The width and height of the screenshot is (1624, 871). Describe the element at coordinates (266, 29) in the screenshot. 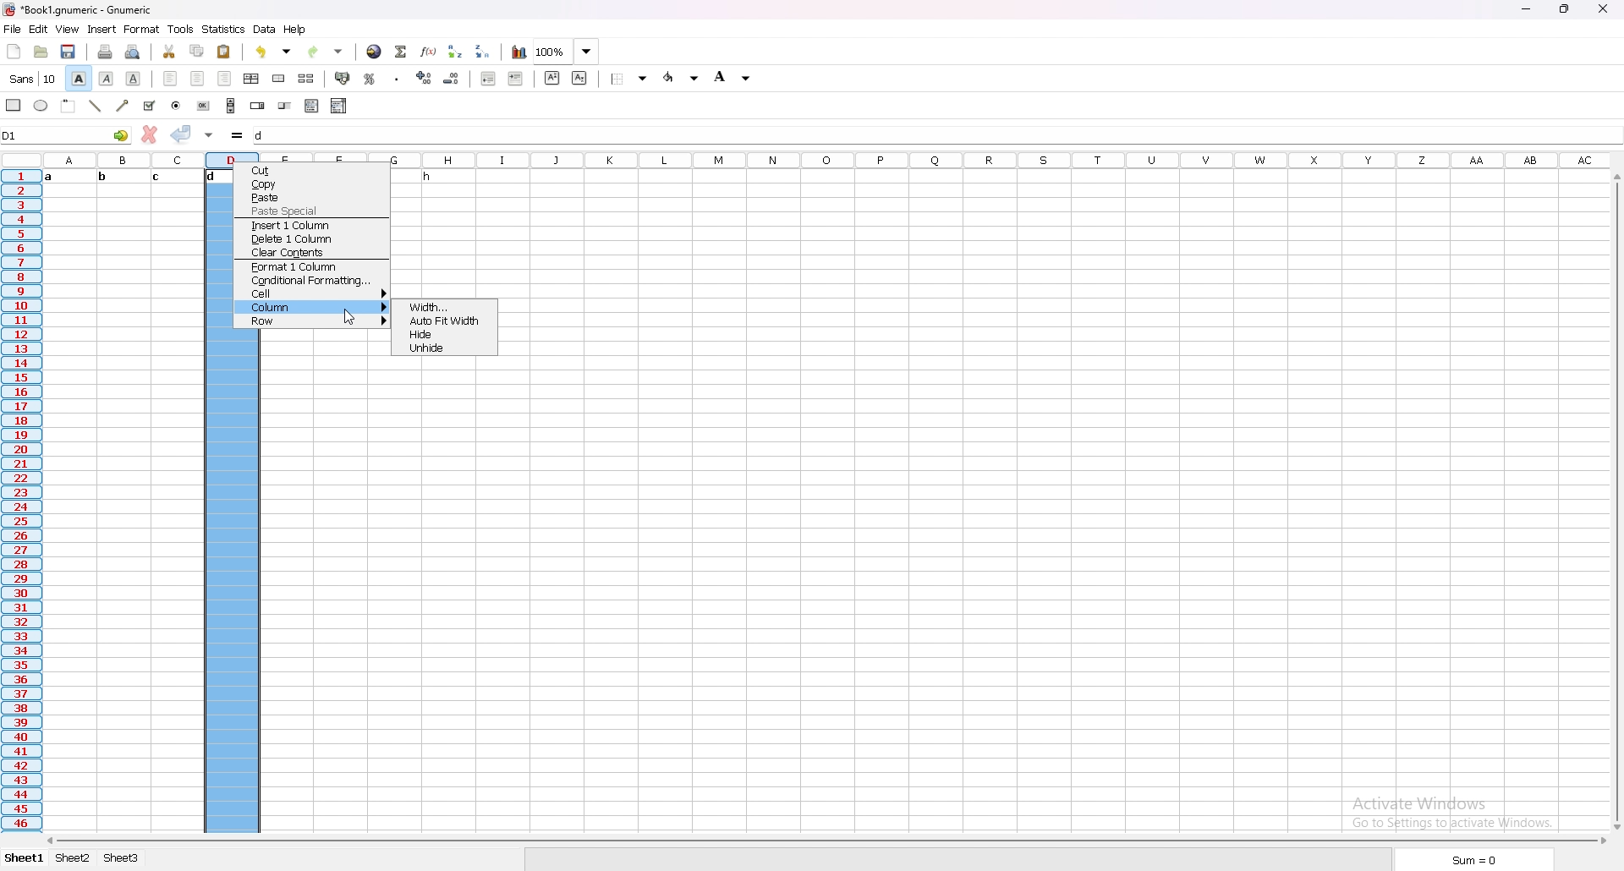

I see `data` at that location.